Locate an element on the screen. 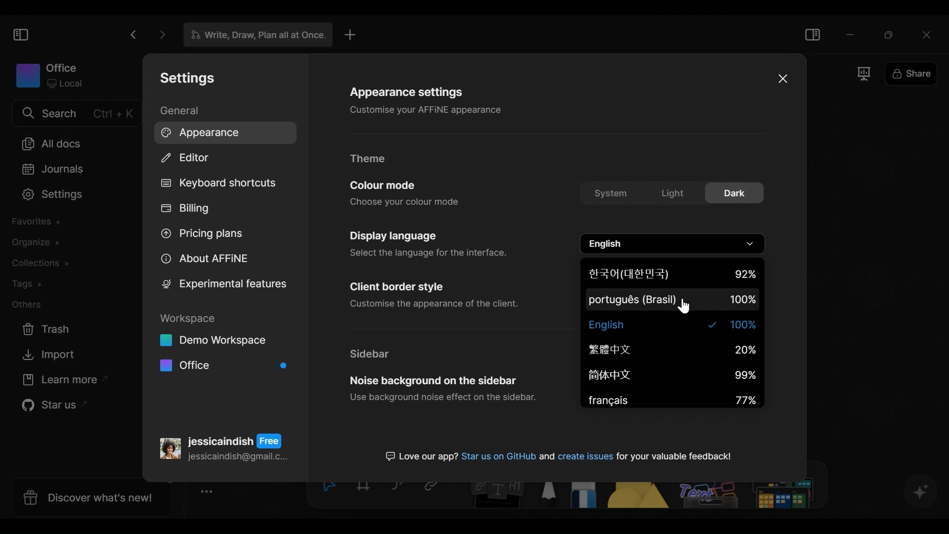  AFFiNE AI is located at coordinates (921, 492).